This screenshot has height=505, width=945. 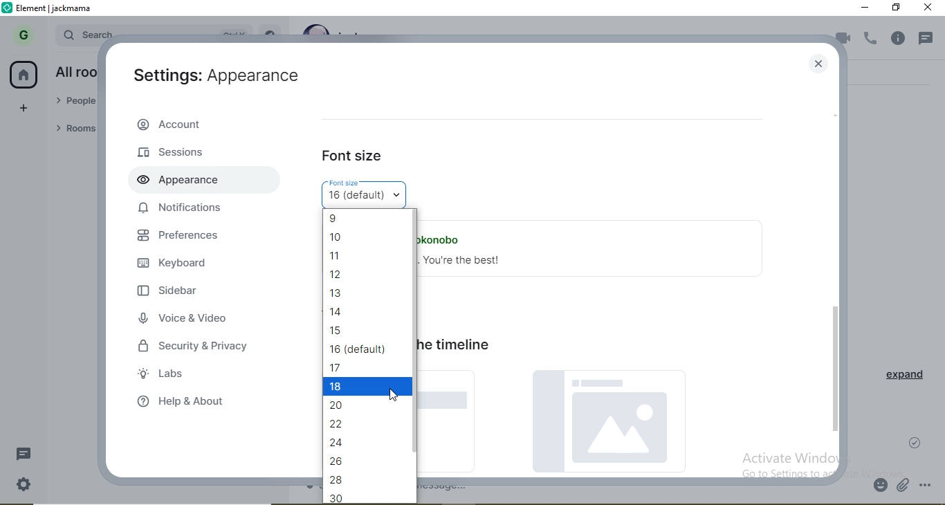 What do you see at coordinates (904, 487) in the screenshot?
I see `attachment` at bounding box center [904, 487].